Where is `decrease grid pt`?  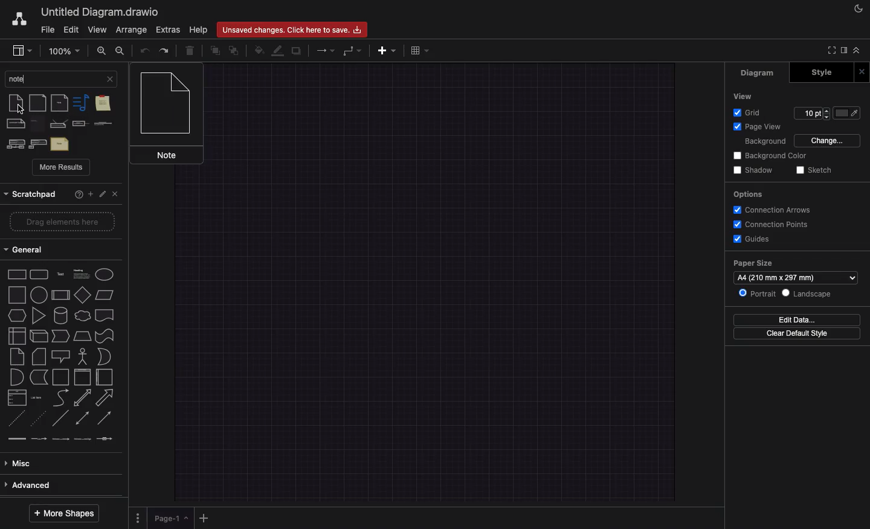 decrease grid pt is located at coordinates (828, 118).